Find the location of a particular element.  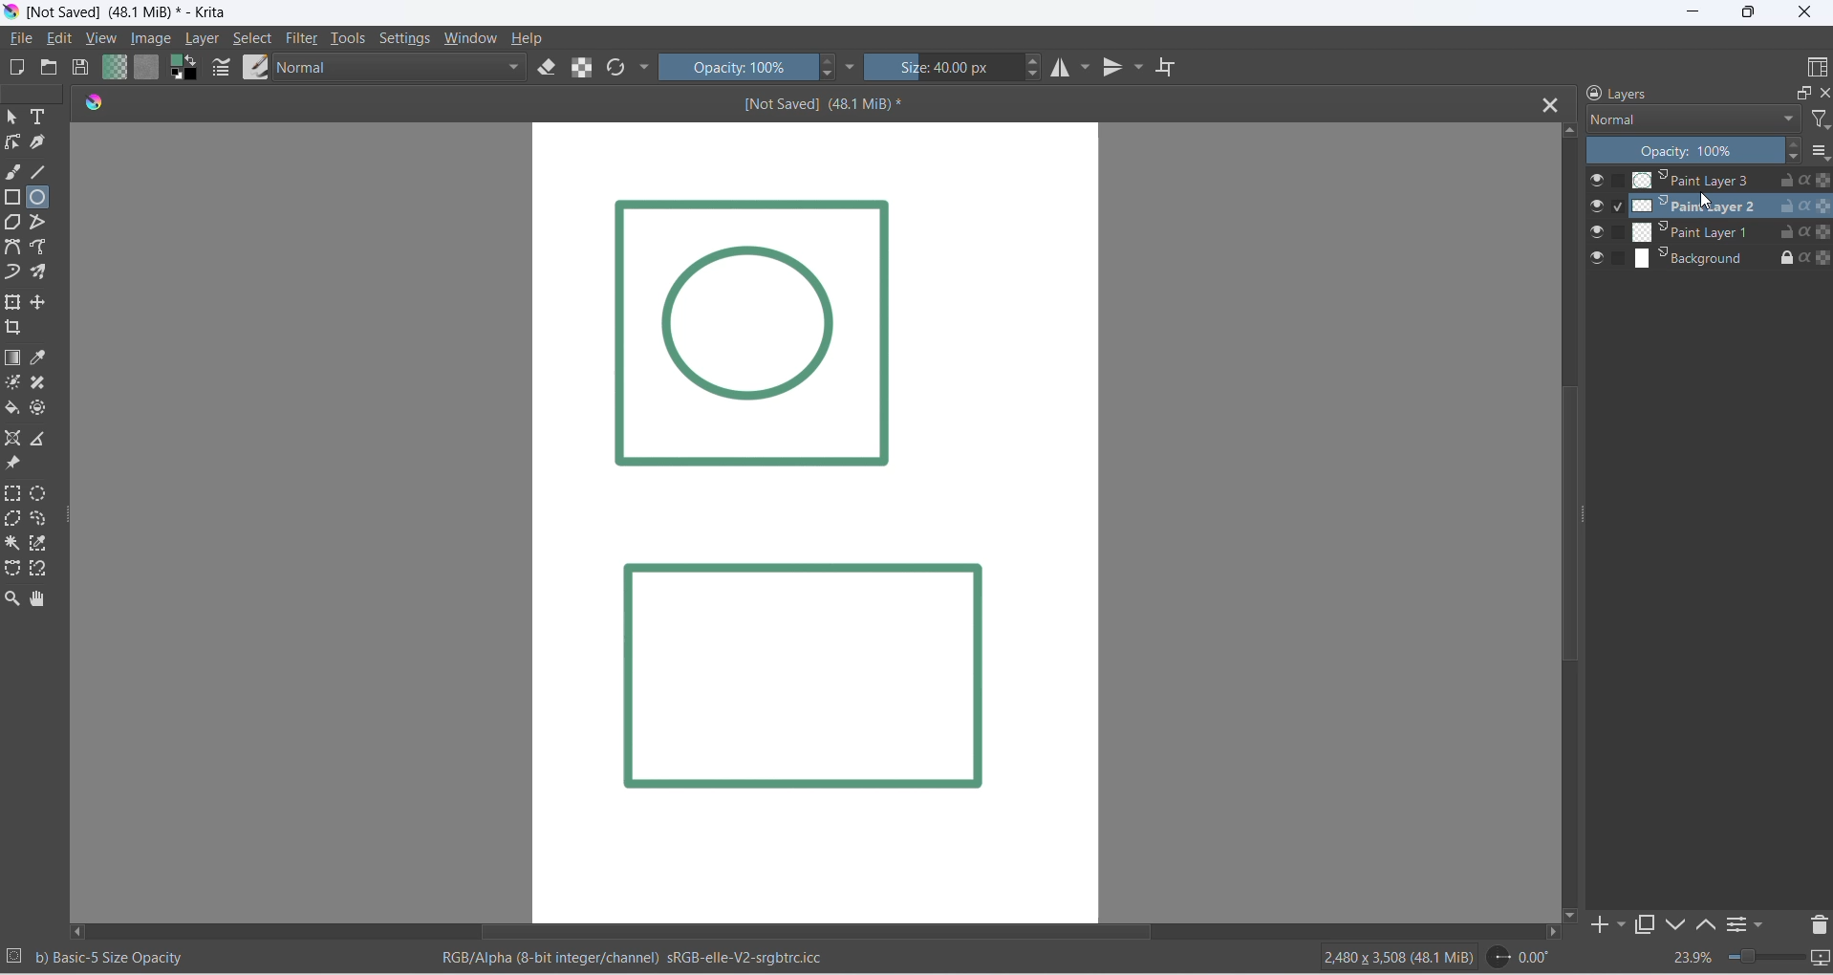

pan tool is located at coordinates (42, 599).